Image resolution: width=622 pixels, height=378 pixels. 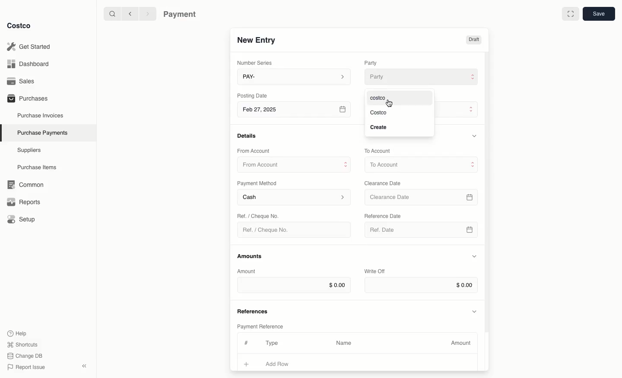 I want to click on PAY-, so click(x=295, y=76).